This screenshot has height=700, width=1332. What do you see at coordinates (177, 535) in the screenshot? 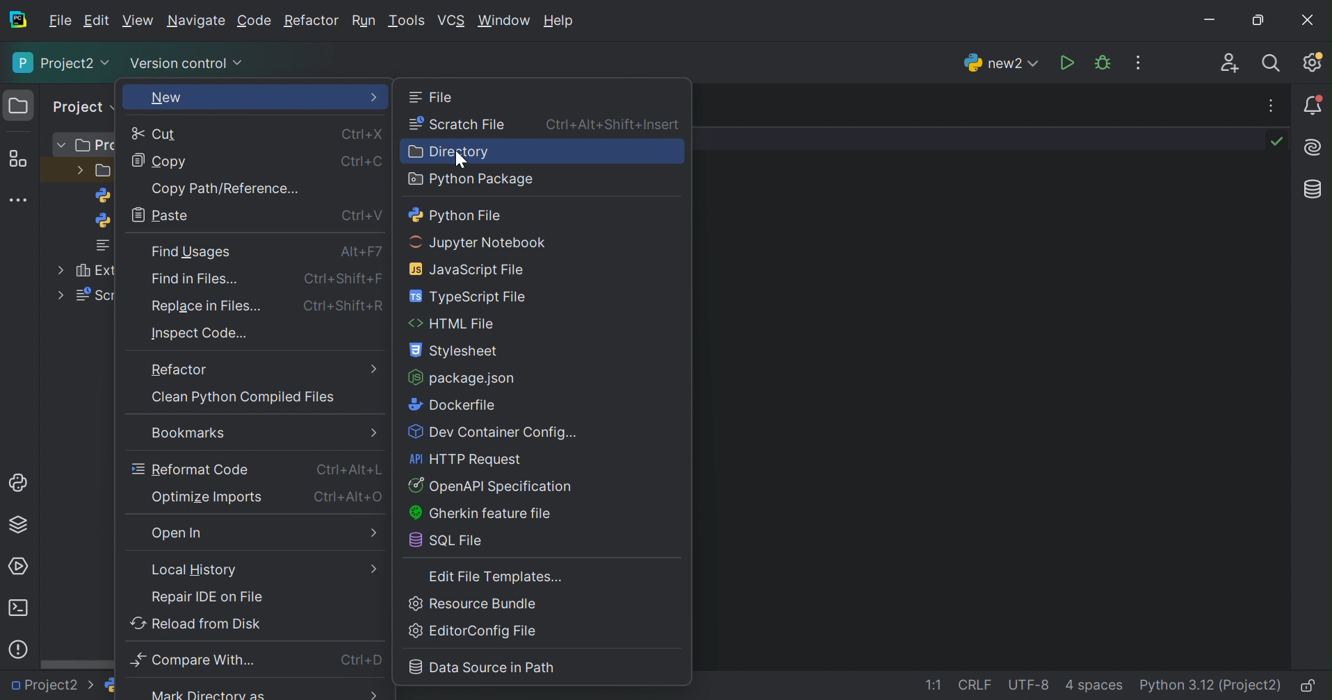
I see `Open in` at bounding box center [177, 535].